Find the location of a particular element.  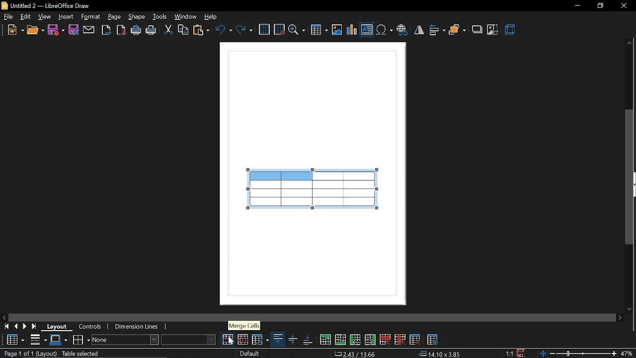

insert column before is located at coordinates (355, 340).